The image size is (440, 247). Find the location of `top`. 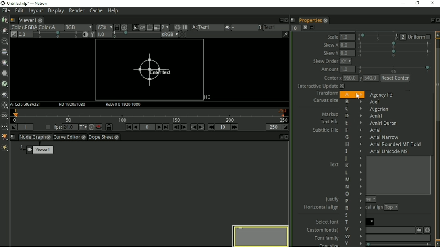

top is located at coordinates (391, 208).